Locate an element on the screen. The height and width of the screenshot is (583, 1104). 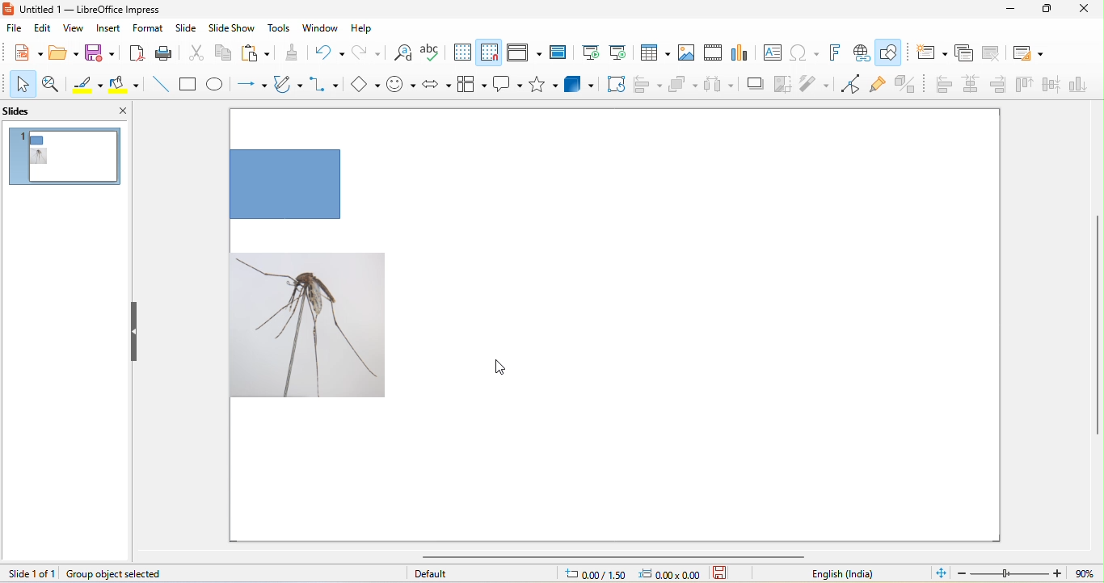
close is located at coordinates (1080, 10).